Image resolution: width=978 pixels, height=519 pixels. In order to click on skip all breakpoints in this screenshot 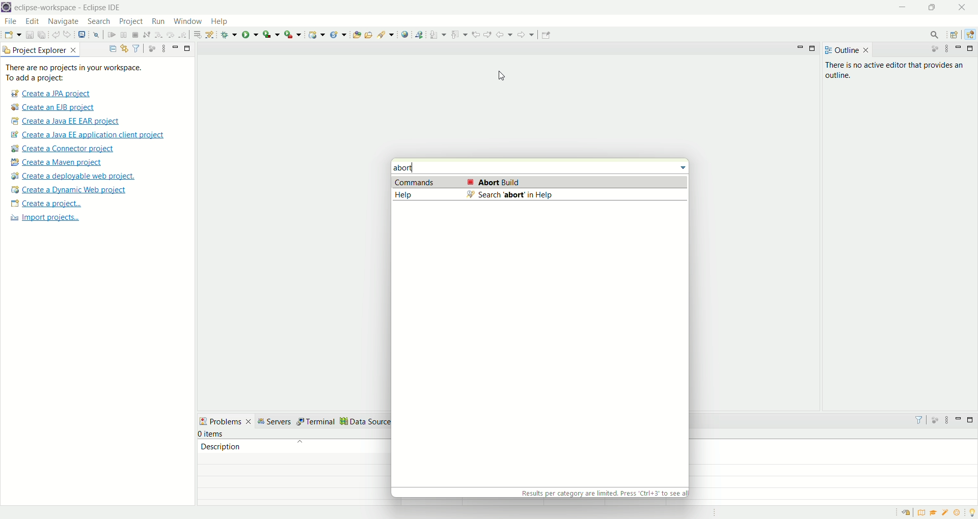, I will do `click(96, 36)`.